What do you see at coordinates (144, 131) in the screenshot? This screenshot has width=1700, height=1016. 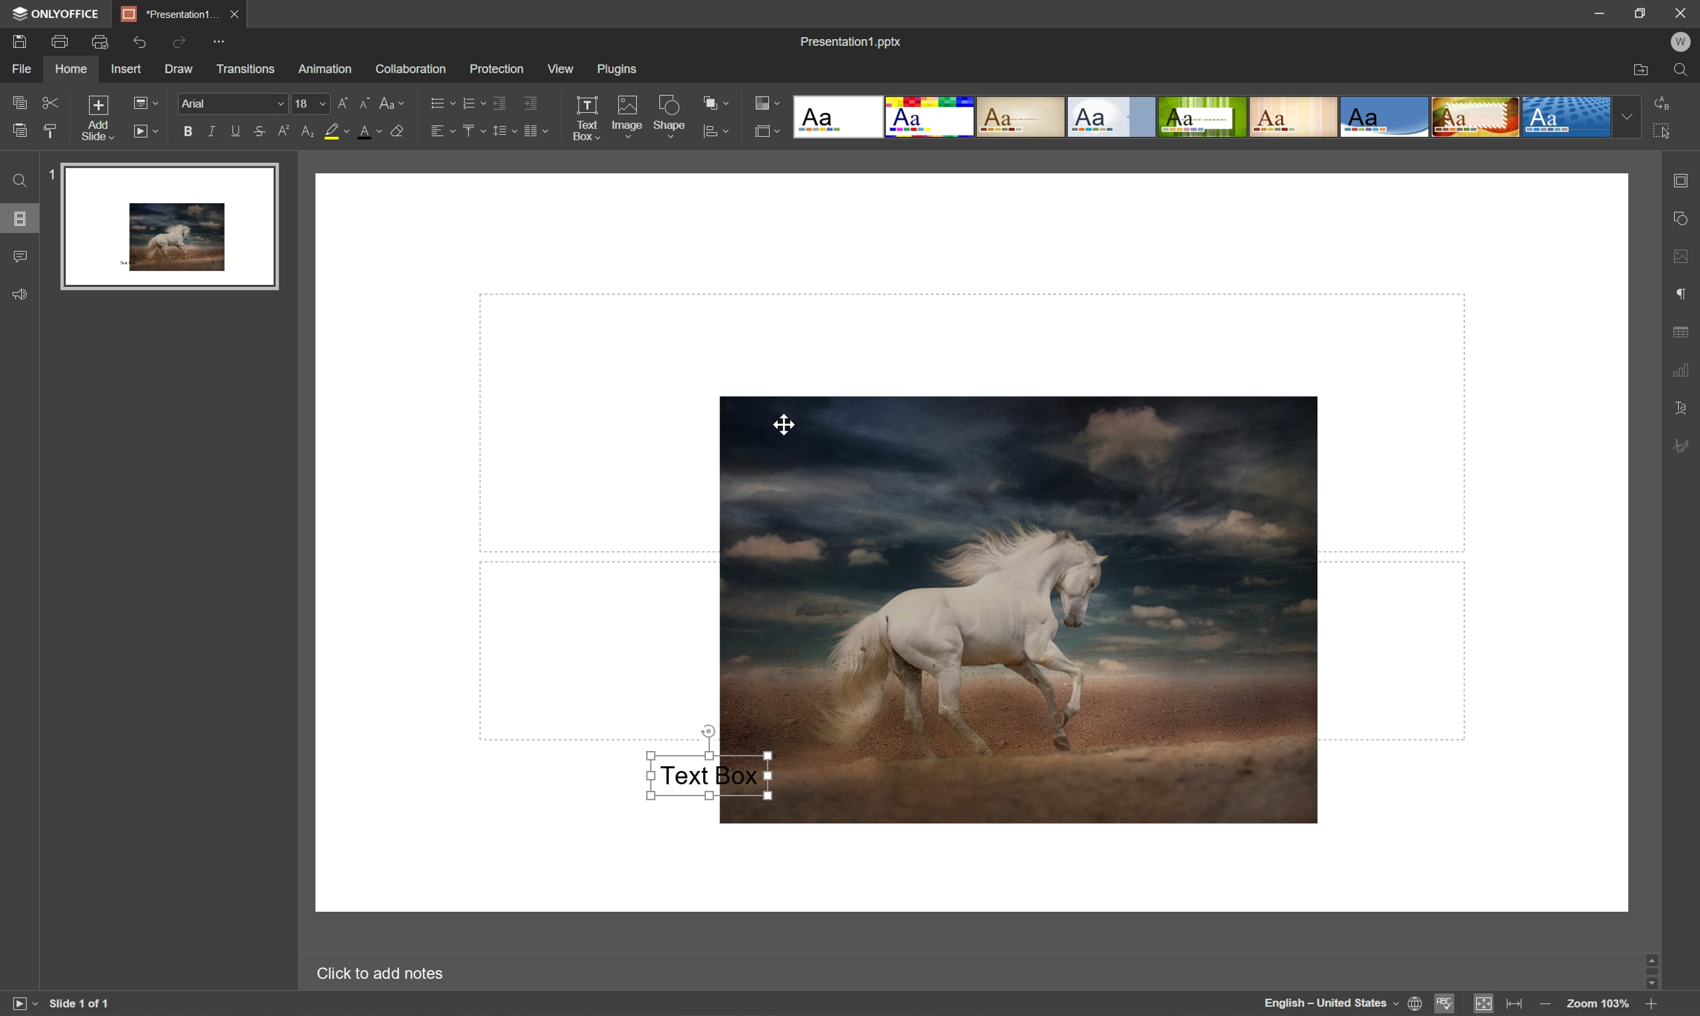 I see `Start slideshow` at bounding box center [144, 131].